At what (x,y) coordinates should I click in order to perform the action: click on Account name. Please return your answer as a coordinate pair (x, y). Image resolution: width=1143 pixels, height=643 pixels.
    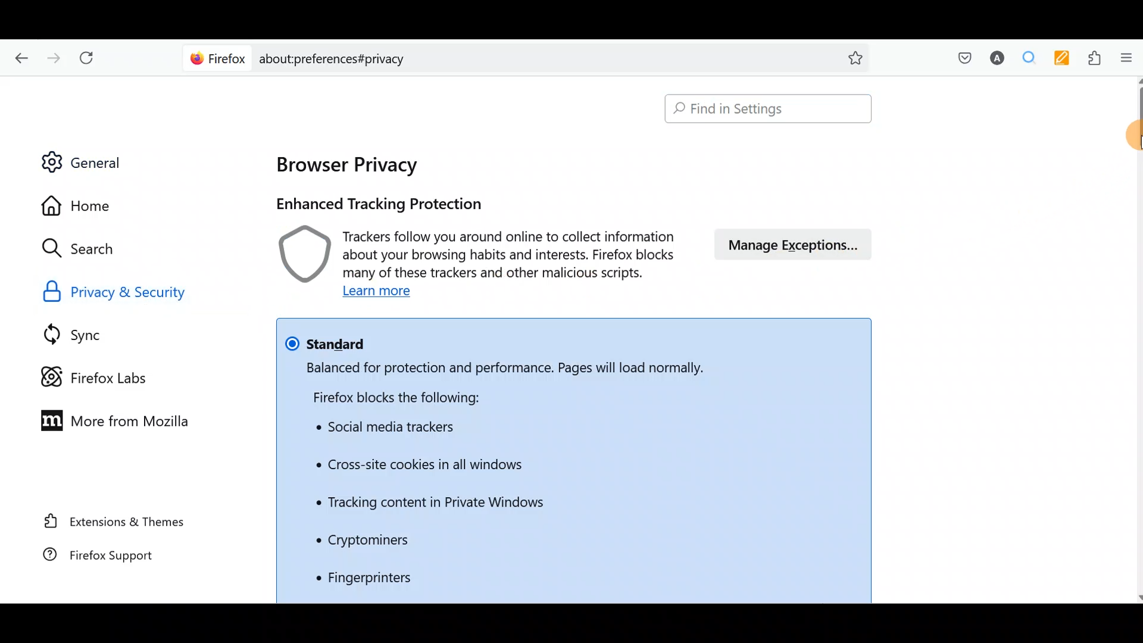
    Looking at the image, I should click on (994, 60).